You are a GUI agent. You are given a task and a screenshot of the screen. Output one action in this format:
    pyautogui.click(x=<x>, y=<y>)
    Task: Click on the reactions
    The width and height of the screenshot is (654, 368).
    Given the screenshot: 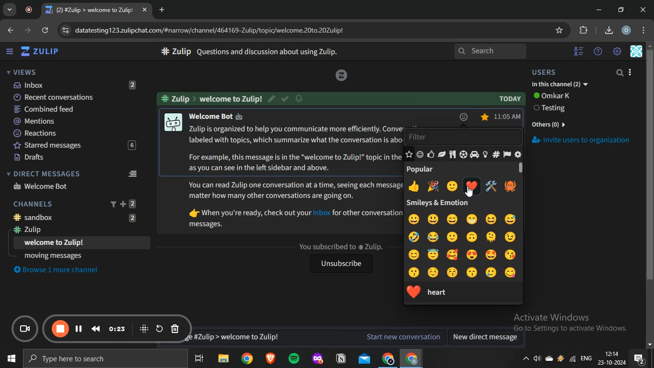 What is the action you would take?
    pyautogui.click(x=74, y=134)
    